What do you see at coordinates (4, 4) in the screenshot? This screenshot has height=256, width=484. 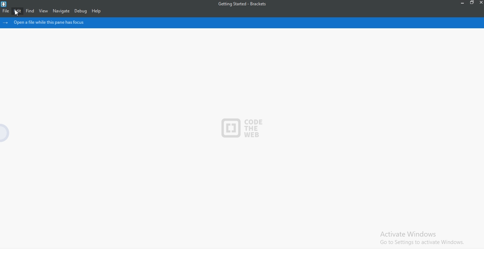 I see `logo` at bounding box center [4, 4].